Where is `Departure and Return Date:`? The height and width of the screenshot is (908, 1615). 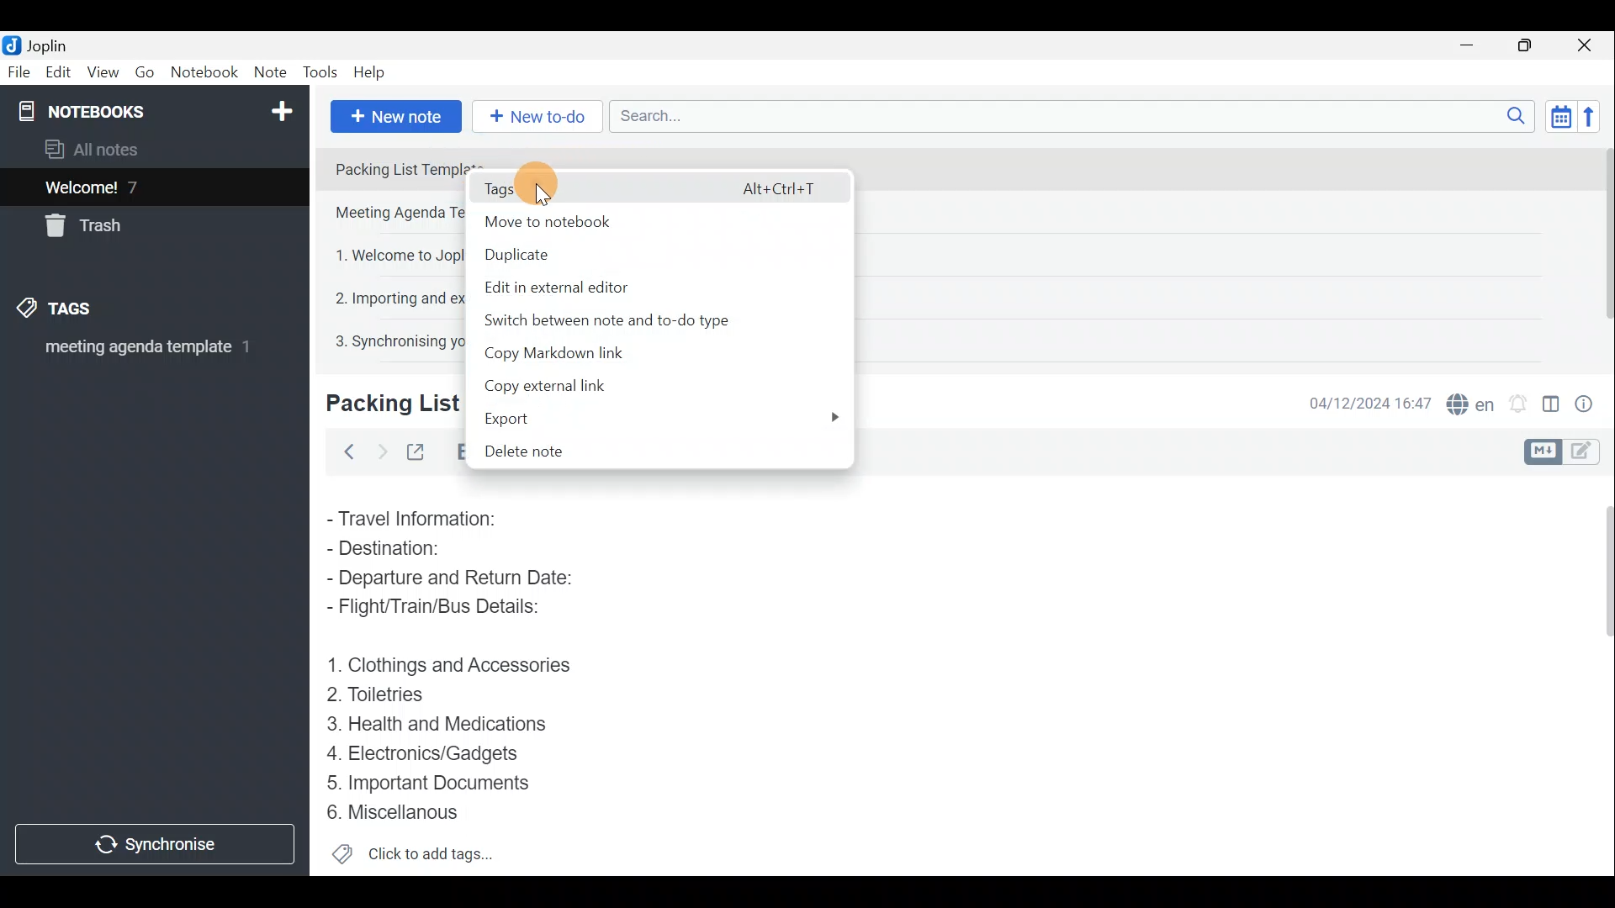
Departure and Return Date: is located at coordinates (452, 580).